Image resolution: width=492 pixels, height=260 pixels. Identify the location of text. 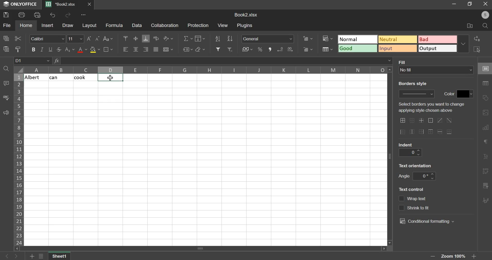
(404, 177).